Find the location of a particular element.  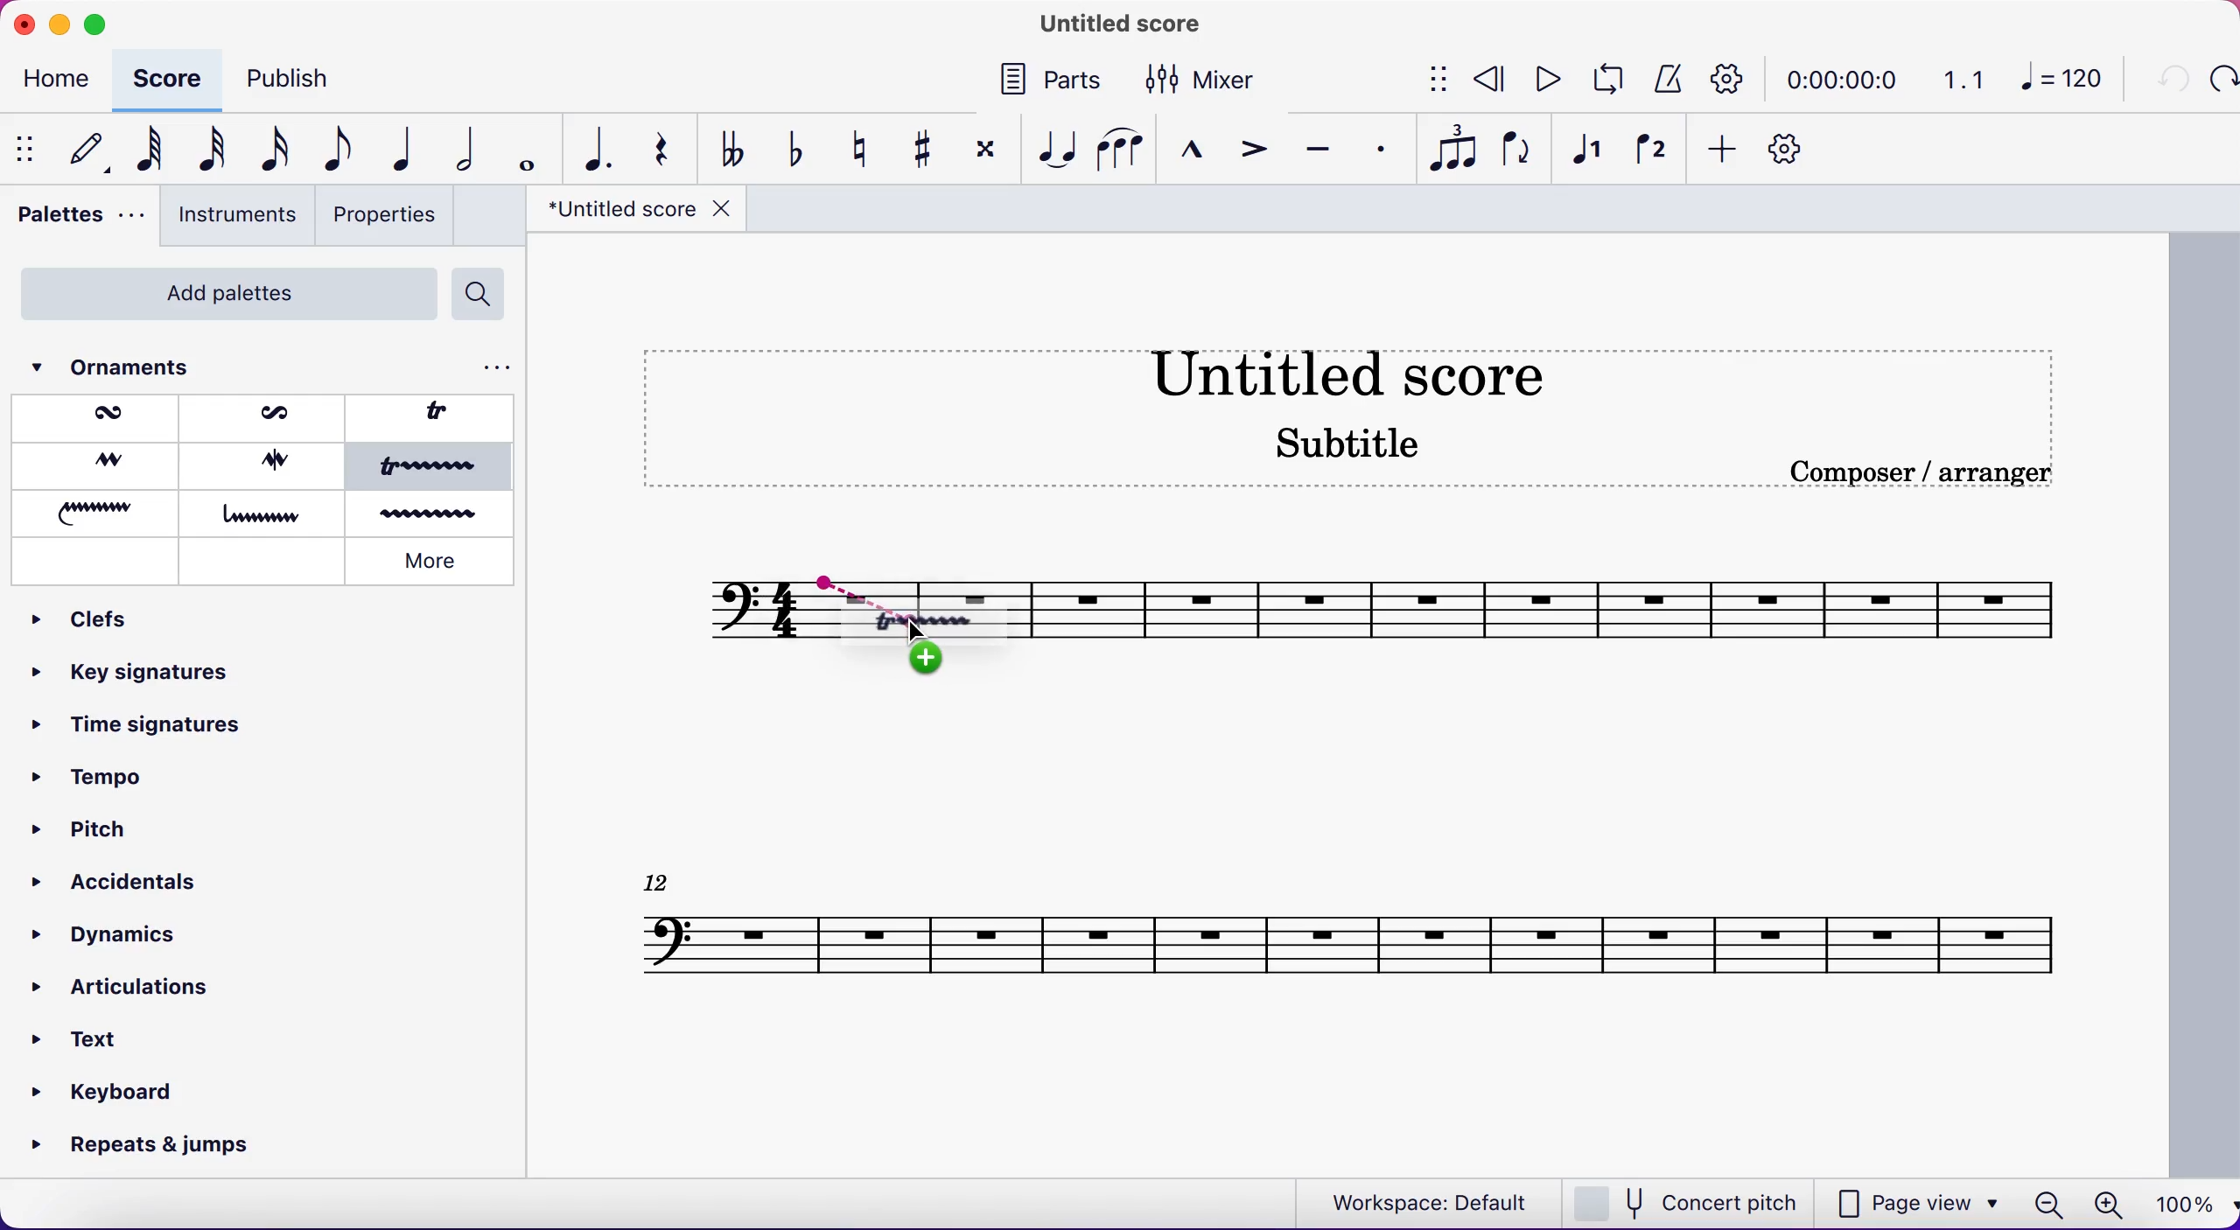

ornaments is located at coordinates (141, 367).